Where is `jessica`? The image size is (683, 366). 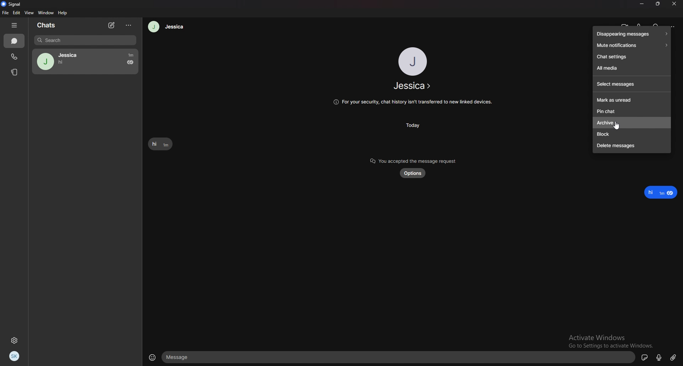
jessica is located at coordinates (167, 27).